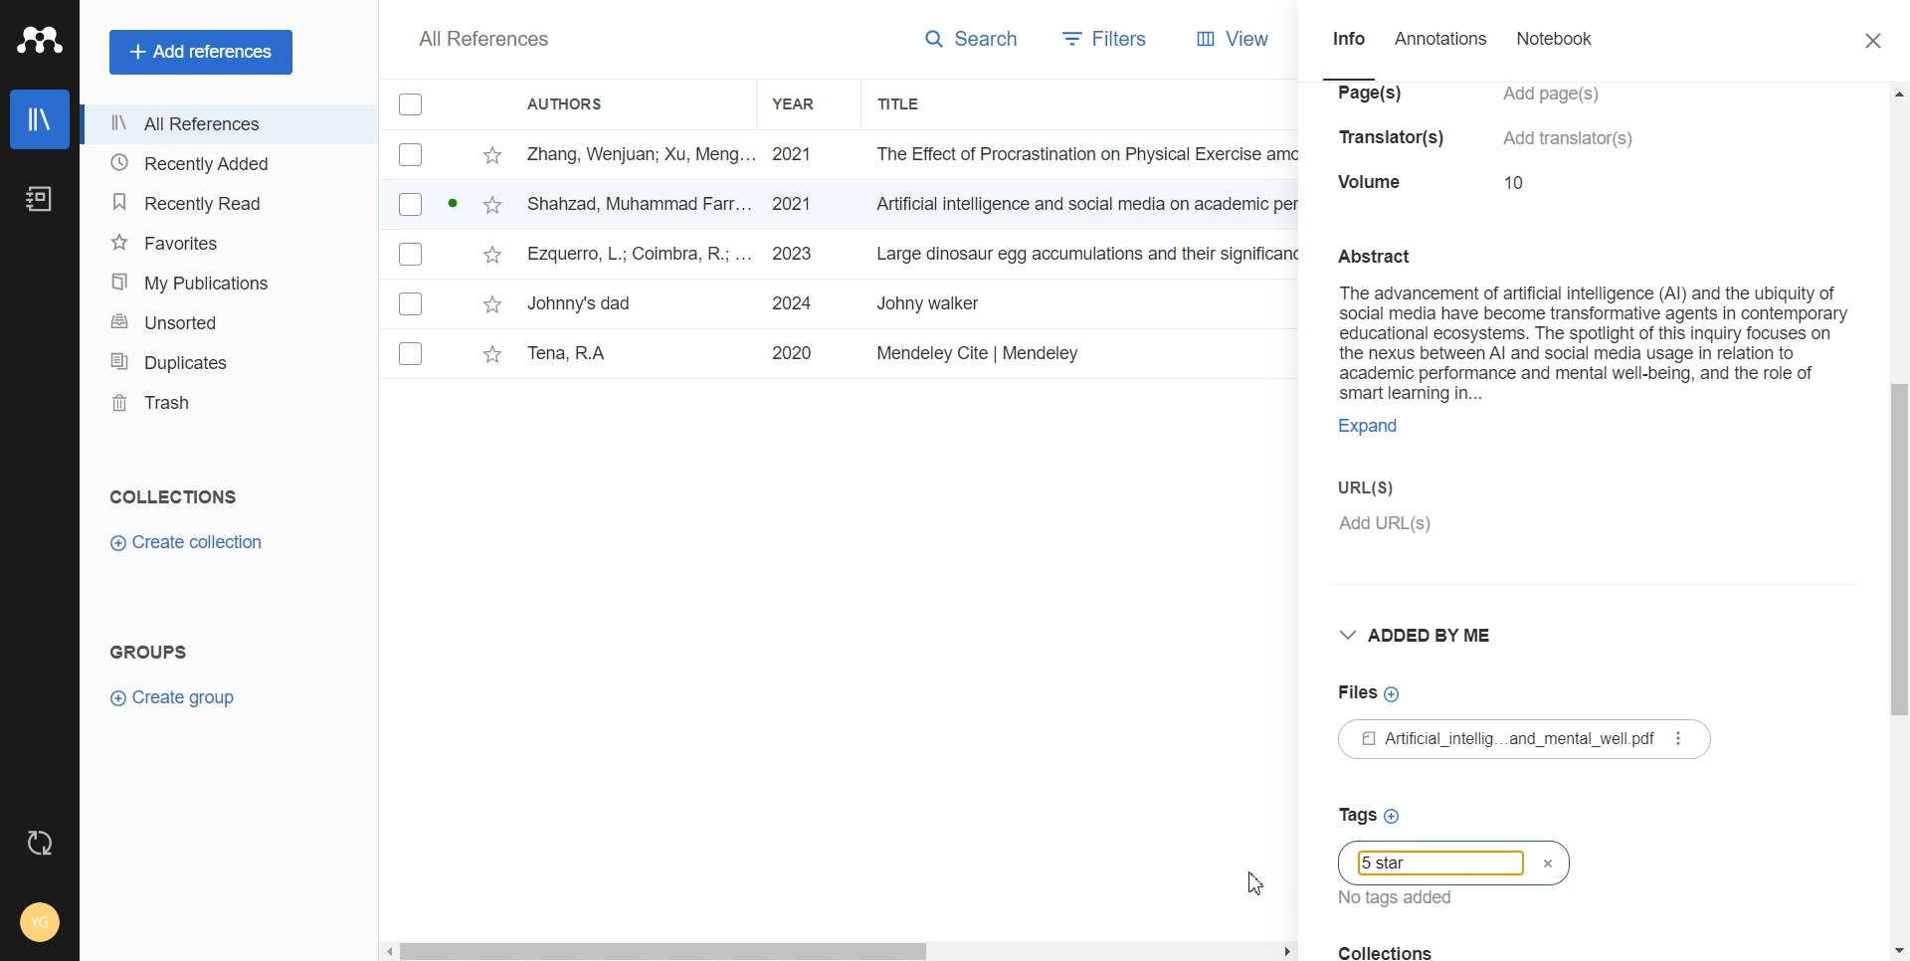  I want to click on Title, so click(921, 104).